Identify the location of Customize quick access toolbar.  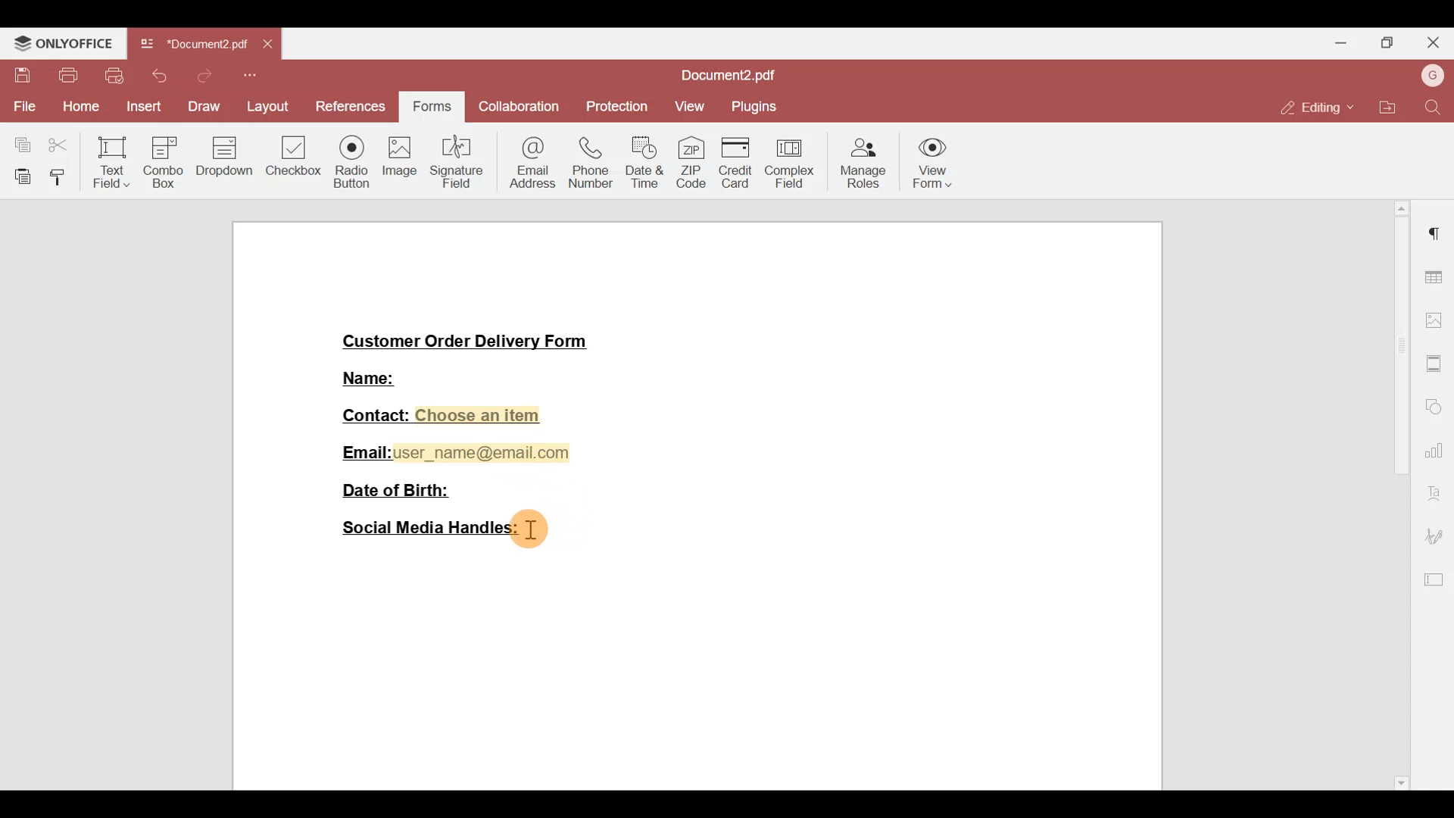
(251, 76).